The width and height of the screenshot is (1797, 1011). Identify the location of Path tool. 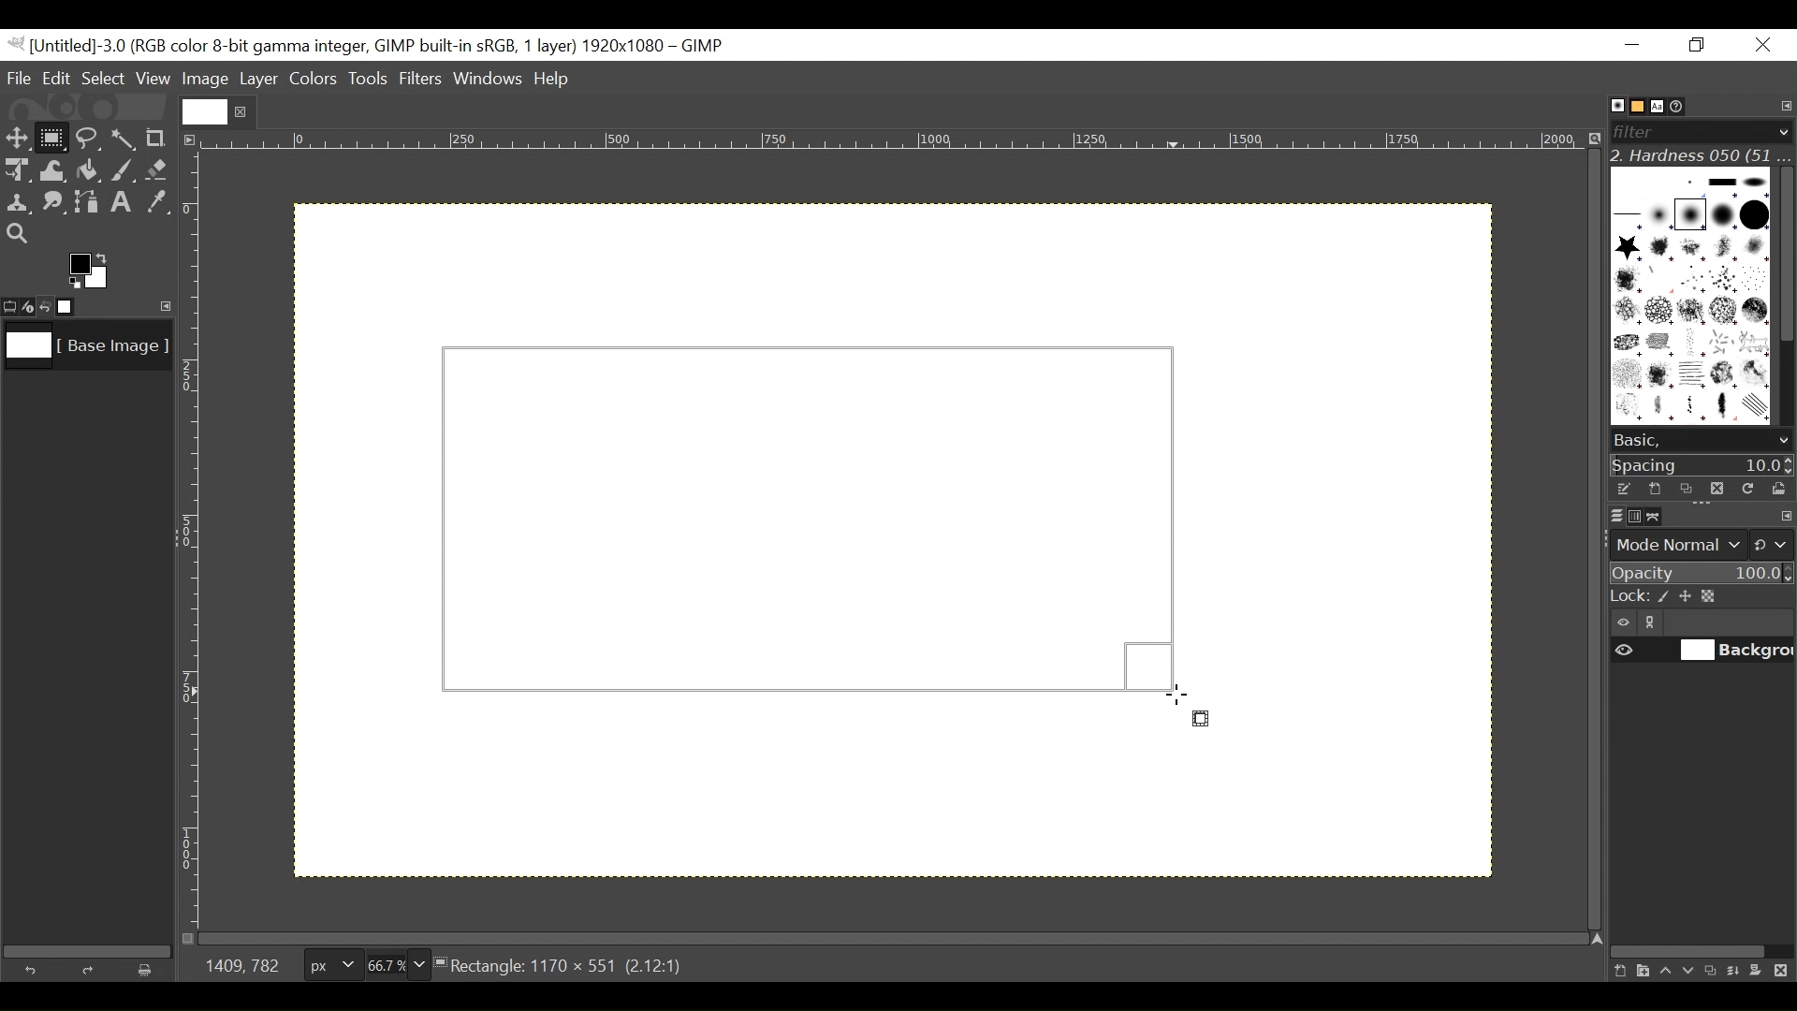
(89, 202).